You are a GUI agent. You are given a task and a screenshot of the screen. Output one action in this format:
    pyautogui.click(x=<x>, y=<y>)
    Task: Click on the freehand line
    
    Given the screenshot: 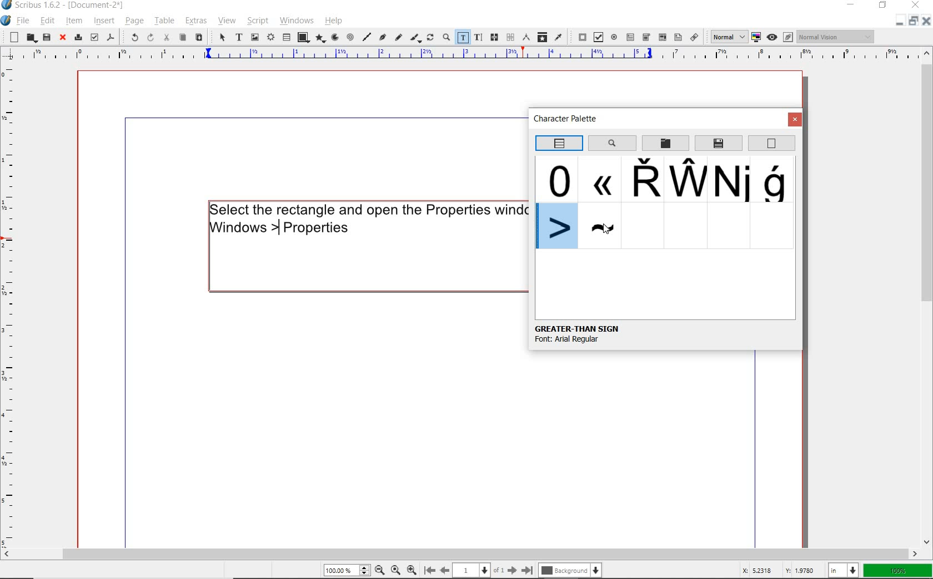 What is the action you would take?
    pyautogui.click(x=399, y=38)
    